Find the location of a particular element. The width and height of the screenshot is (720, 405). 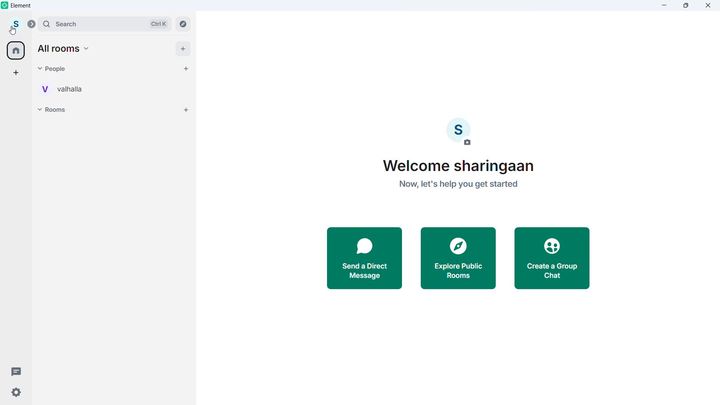

All Rooms is located at coordinates (66, 49).